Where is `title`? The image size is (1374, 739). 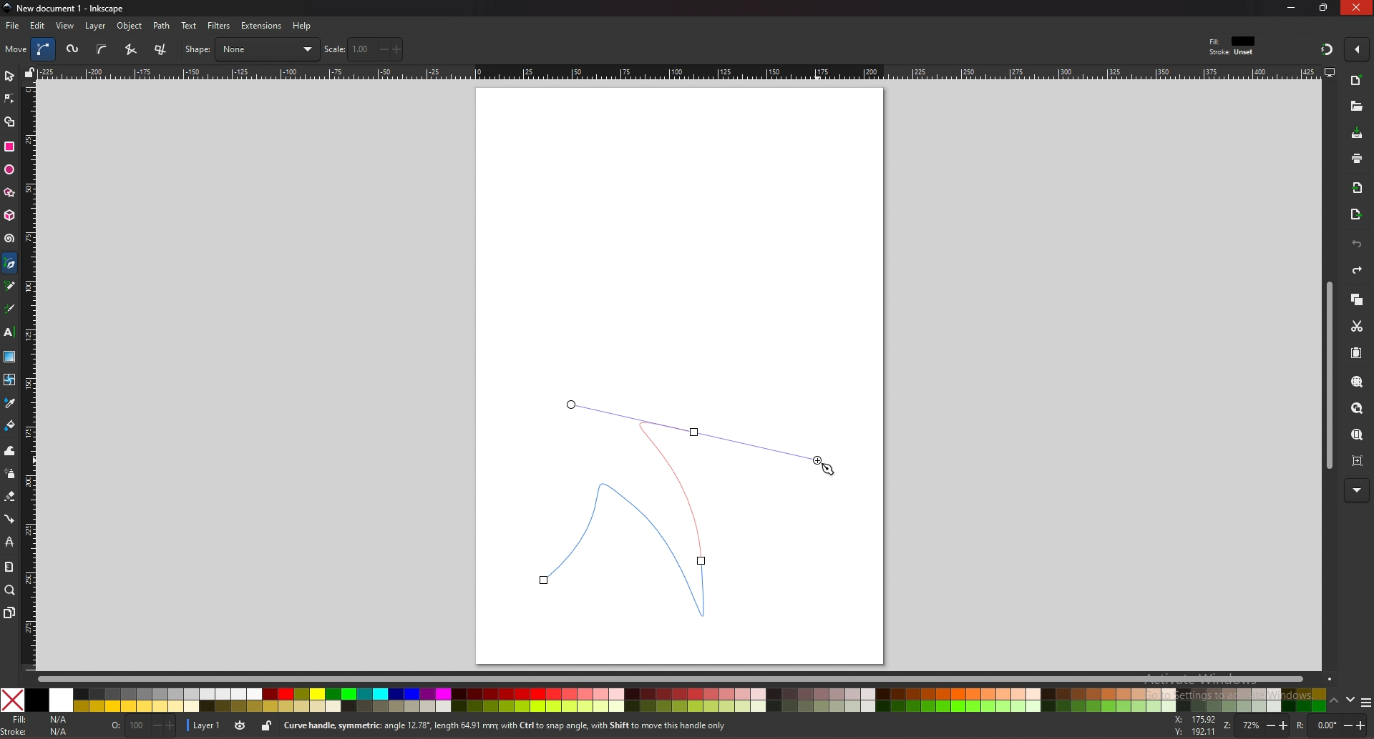
title is located at coordinates (66, 7).